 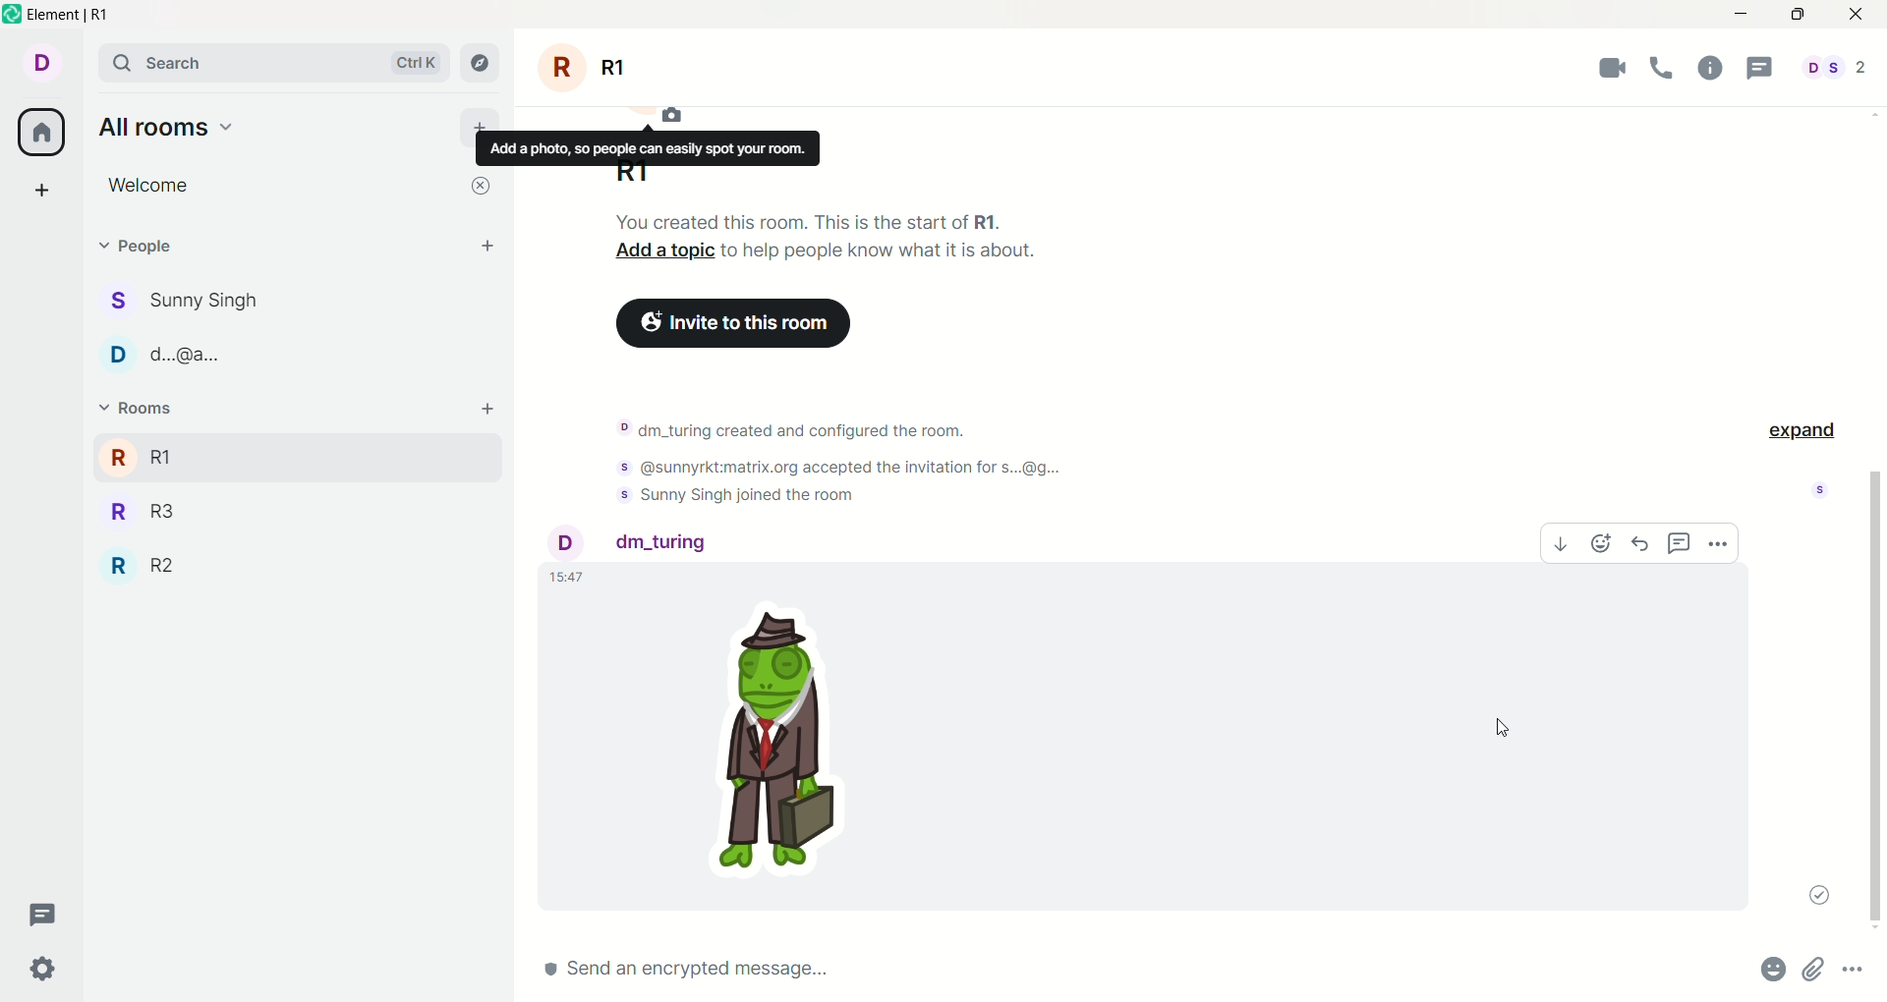 What do you see at coordinates (1774, 969) in the screenshot?
I see `Add smiley` at bounding box center [1774, 969].